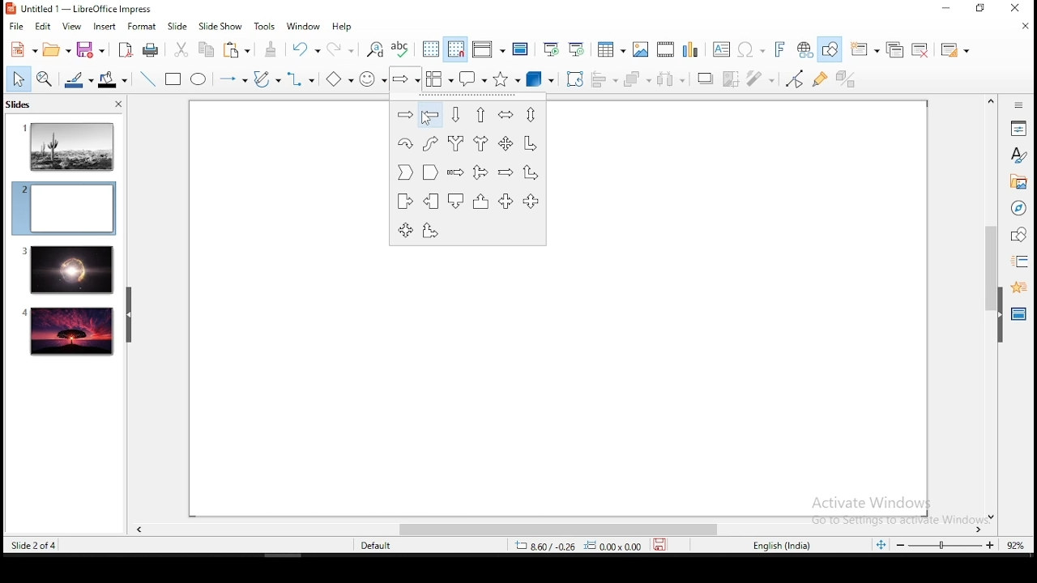  What do you see at coordinates (693, 50) in the screenshot?
I see `charts` at bounding box center [693, 50].